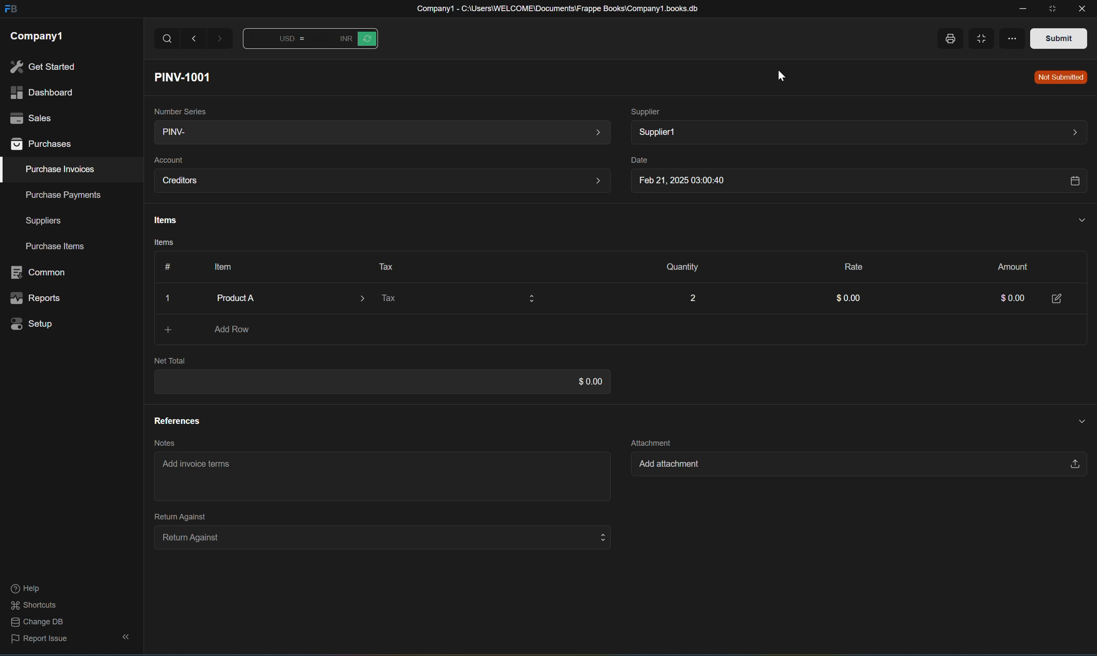 The height and width of the screenshot is (656, 1097). Describe the element at coordinates (29, 117) in the screenshot. I see `sales` at that location.